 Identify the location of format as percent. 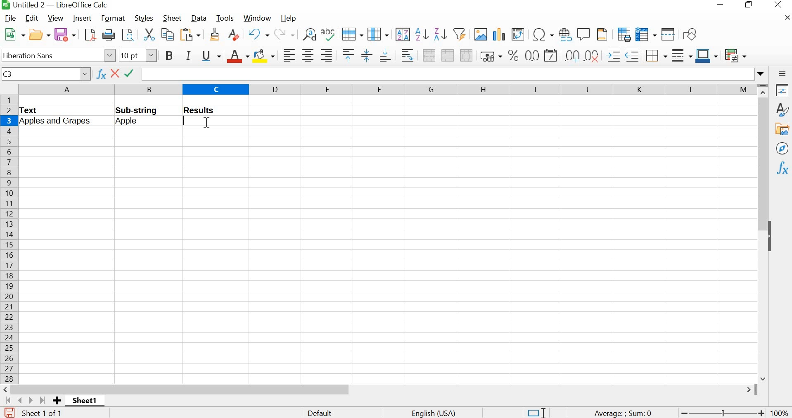
(512, 55).